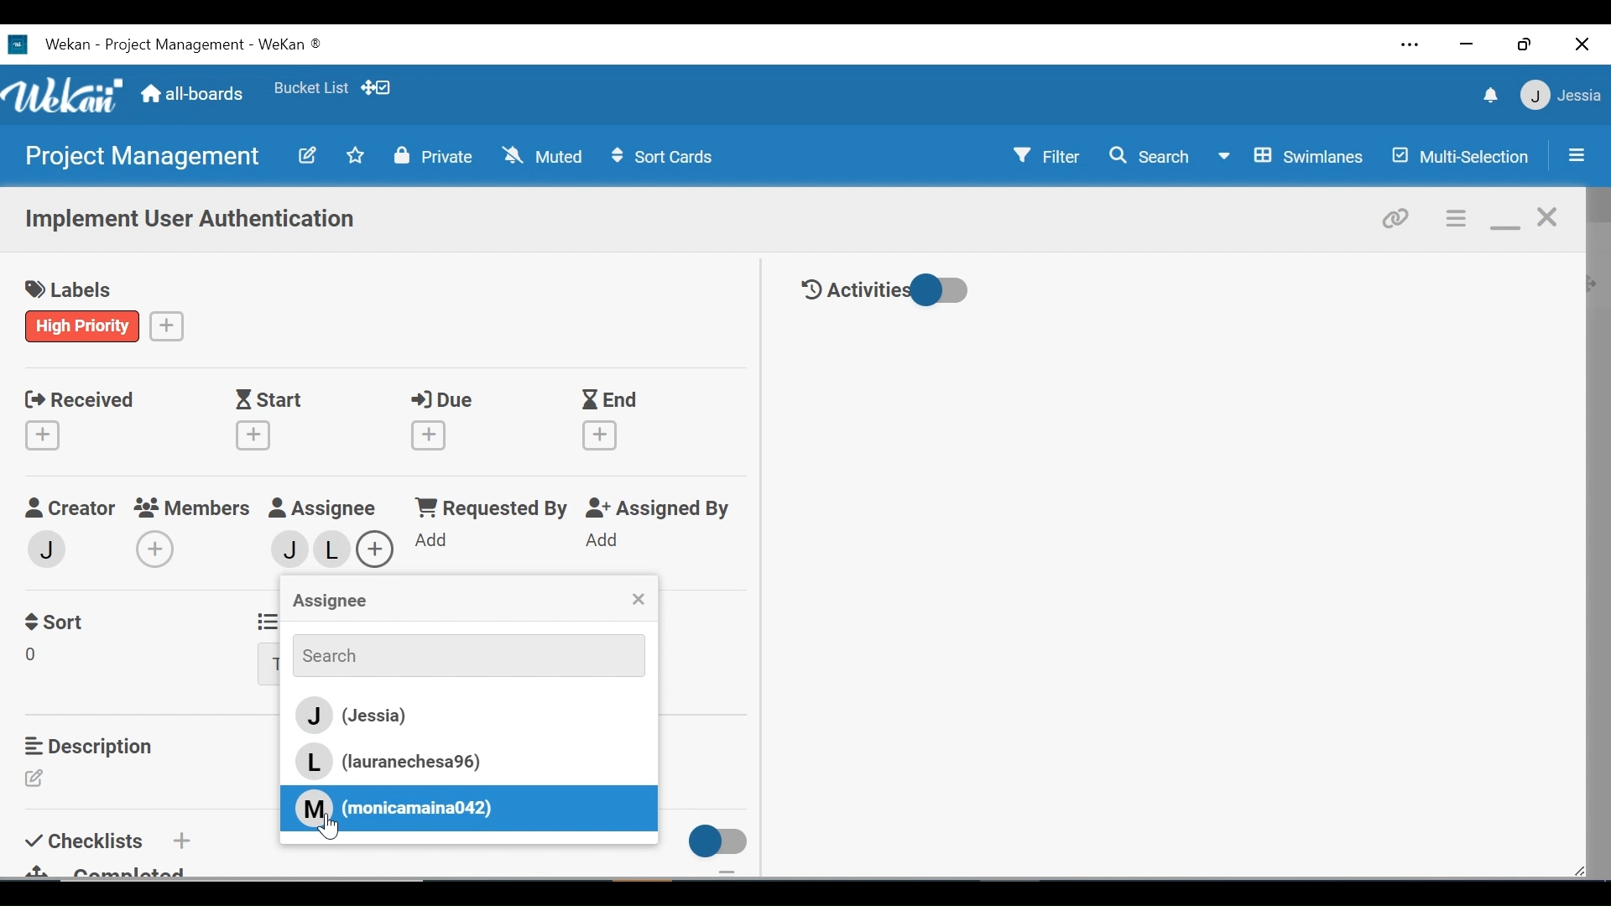 Image resolution: width=1611 pixels, height=906 pixels. I want to click on Add Member, so click(159, 549).